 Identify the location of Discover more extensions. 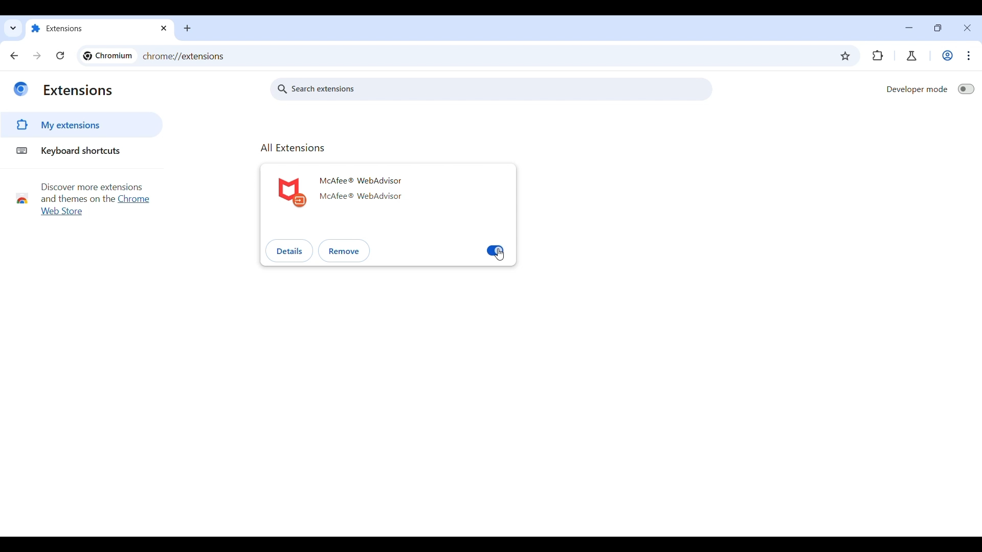
(92, 187).